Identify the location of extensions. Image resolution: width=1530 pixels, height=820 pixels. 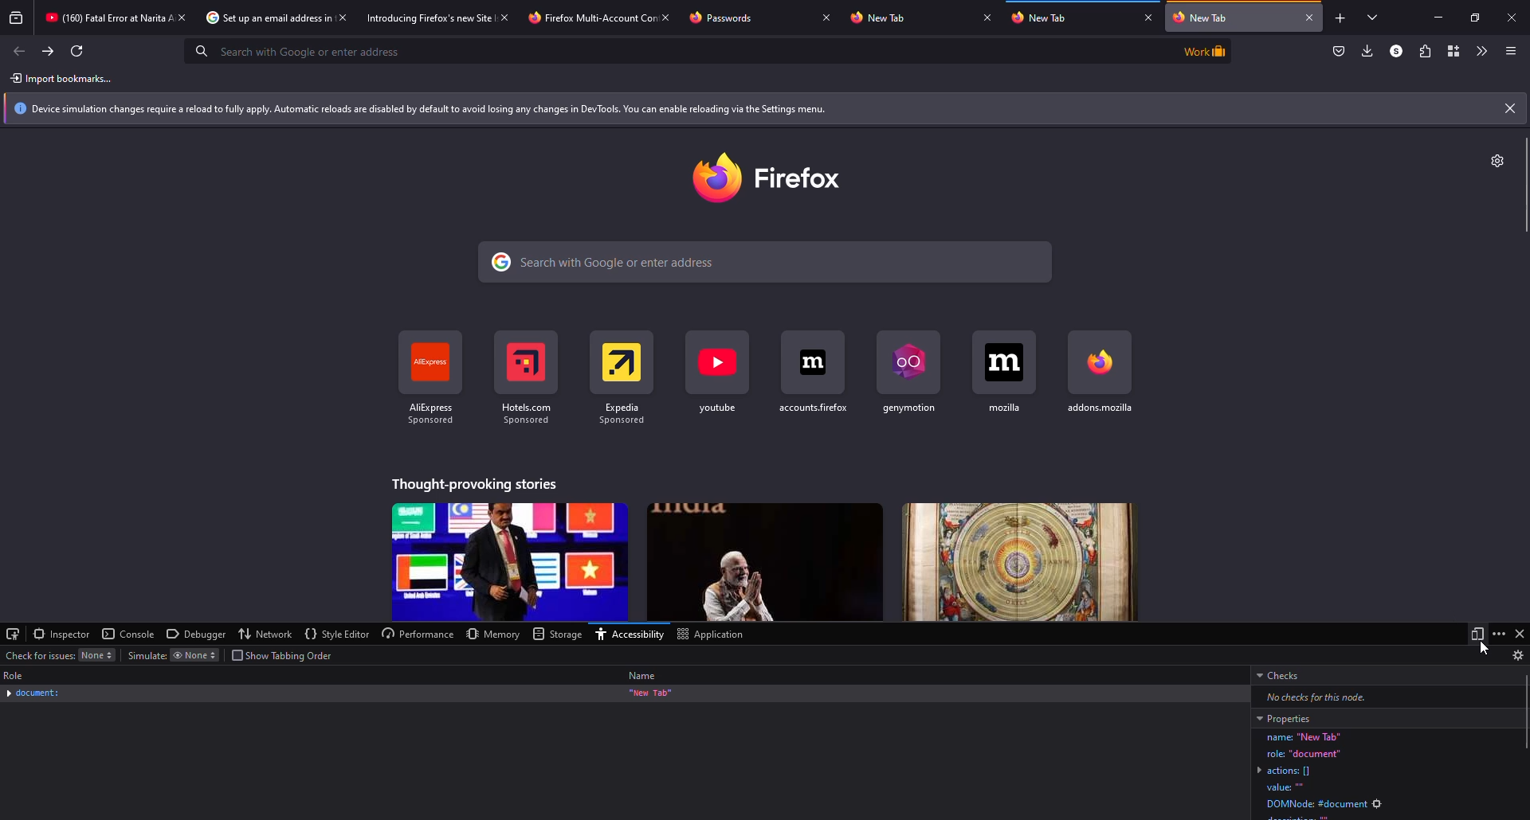
(1423, 51).